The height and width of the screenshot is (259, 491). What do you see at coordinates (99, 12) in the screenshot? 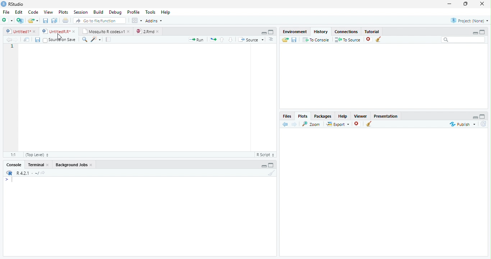
I see `Build` at bounding box center [99, 12].